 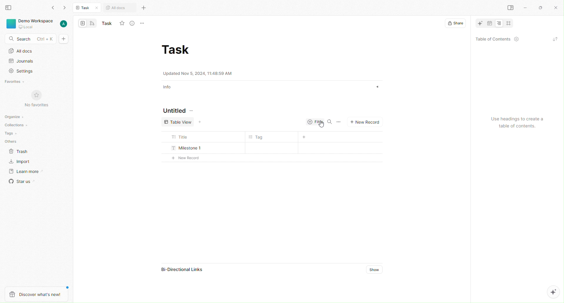 I want to click on New Record, so click(x=365, y=122).